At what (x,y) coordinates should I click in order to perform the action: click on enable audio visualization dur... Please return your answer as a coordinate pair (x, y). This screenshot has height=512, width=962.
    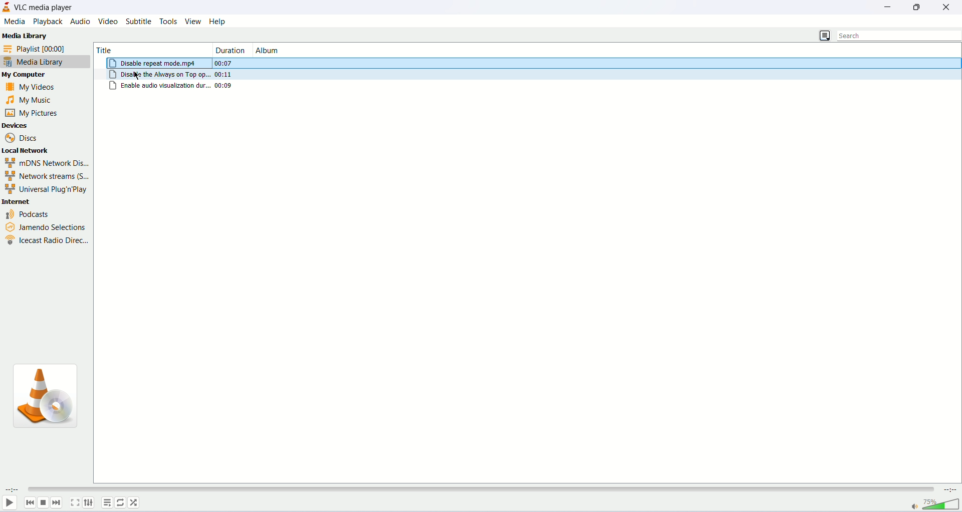
    Looking at the image, I should click on (160, 85).